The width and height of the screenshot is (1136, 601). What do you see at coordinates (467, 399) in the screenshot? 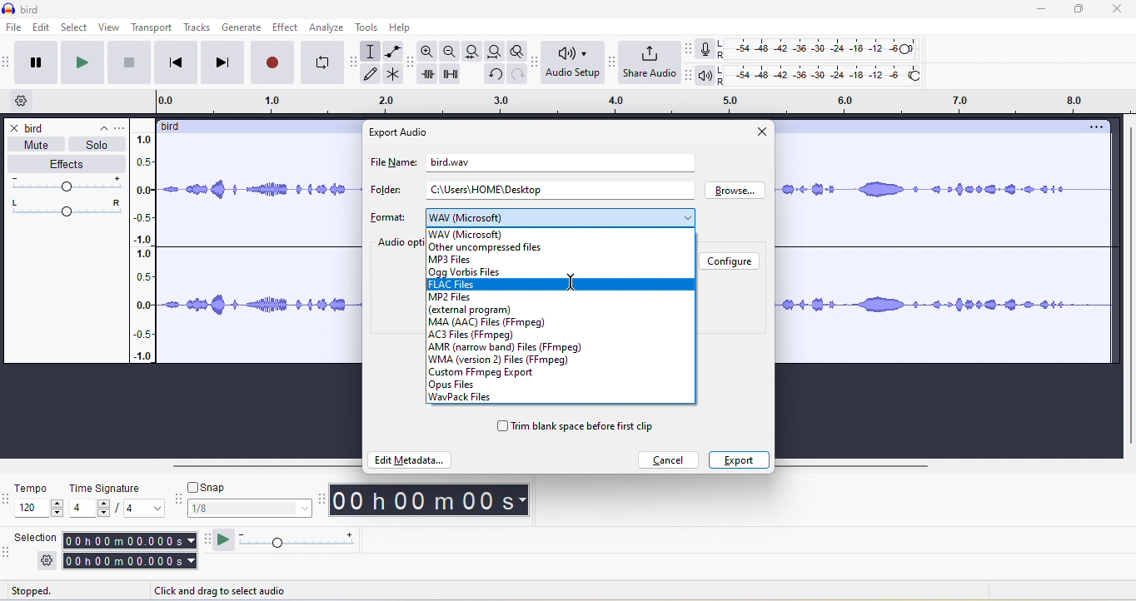
I see `wavpack files` at bounding box center [467, 399].